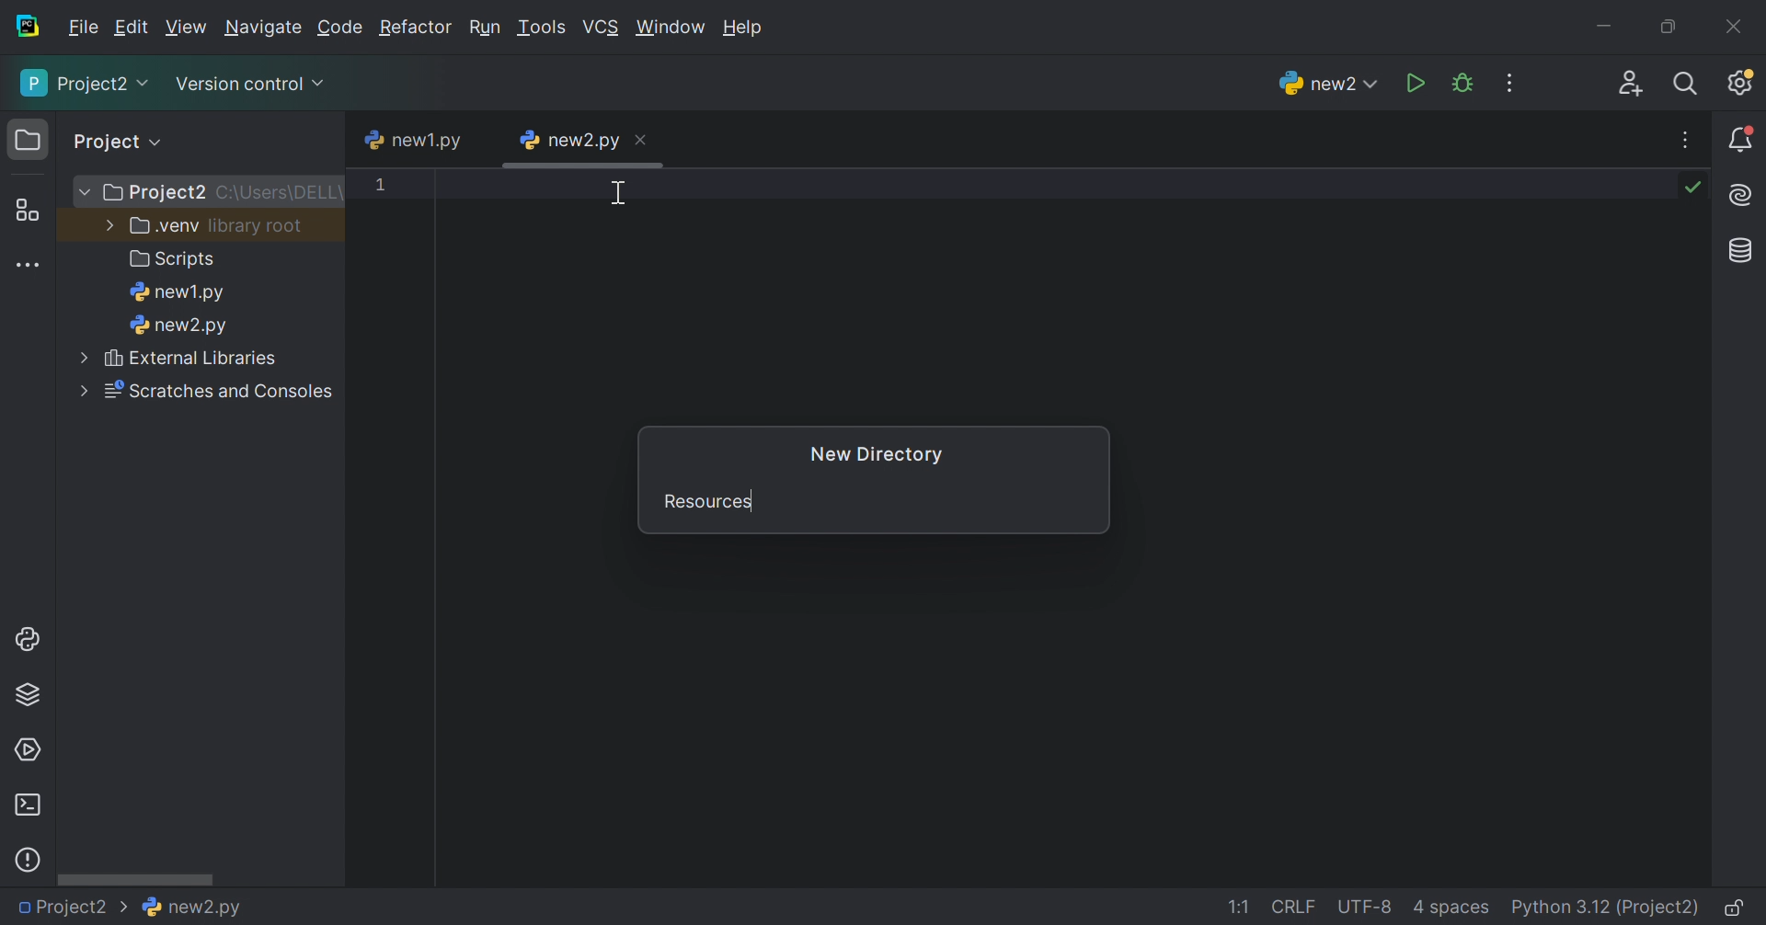 Image resolution: width=1766 pixels, height=925 pixels. I want to click on VCS, so click(601, 27).